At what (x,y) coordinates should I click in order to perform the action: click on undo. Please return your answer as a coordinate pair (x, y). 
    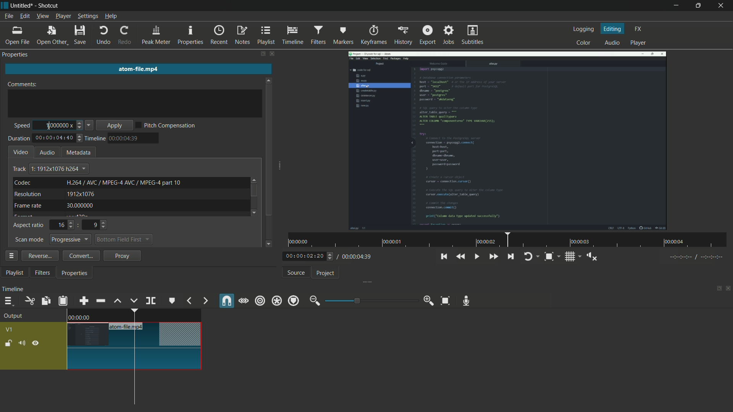
    Looking at the image, I should click on (104, 35).